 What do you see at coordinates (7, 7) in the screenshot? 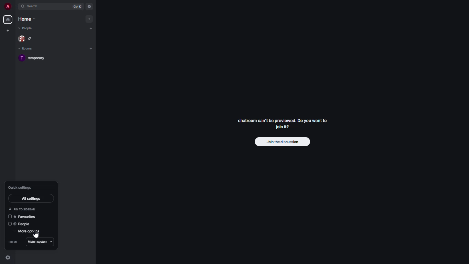
I see `profile` at bounding box center [7, 7].